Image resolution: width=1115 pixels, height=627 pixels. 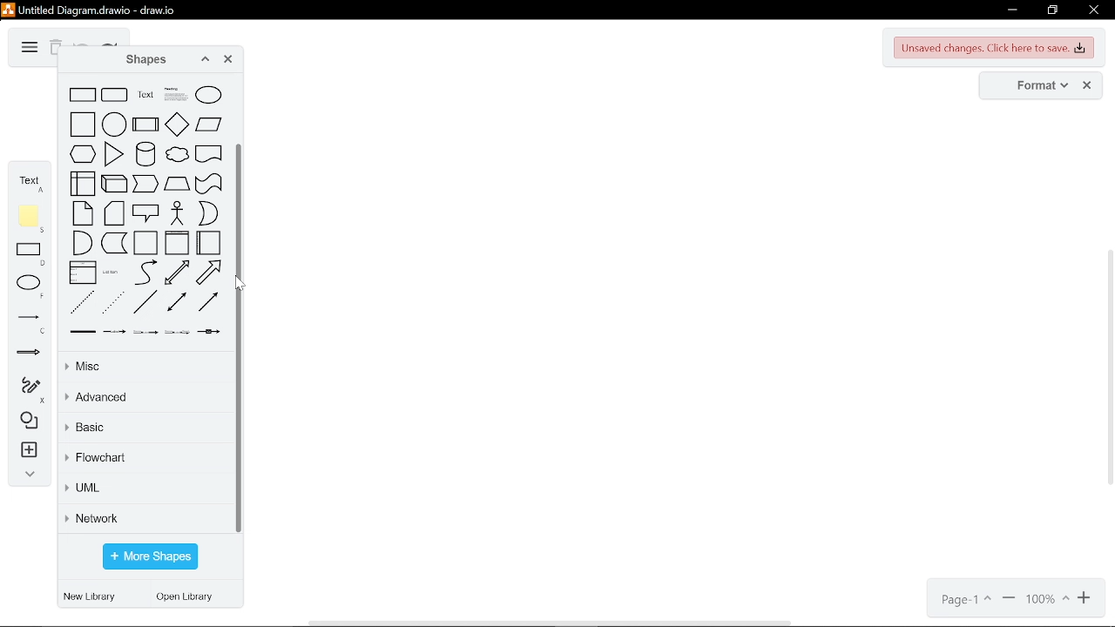 I want to click on callout, so click(x=146, y=212).